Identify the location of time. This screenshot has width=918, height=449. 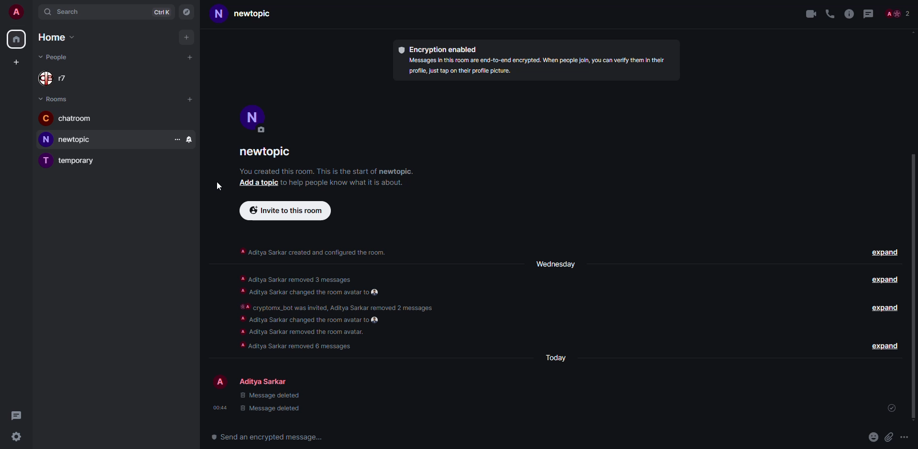
(221, 407).